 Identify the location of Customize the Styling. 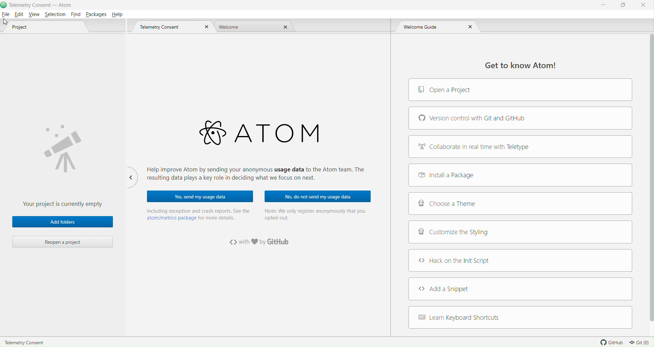
(520, 233).